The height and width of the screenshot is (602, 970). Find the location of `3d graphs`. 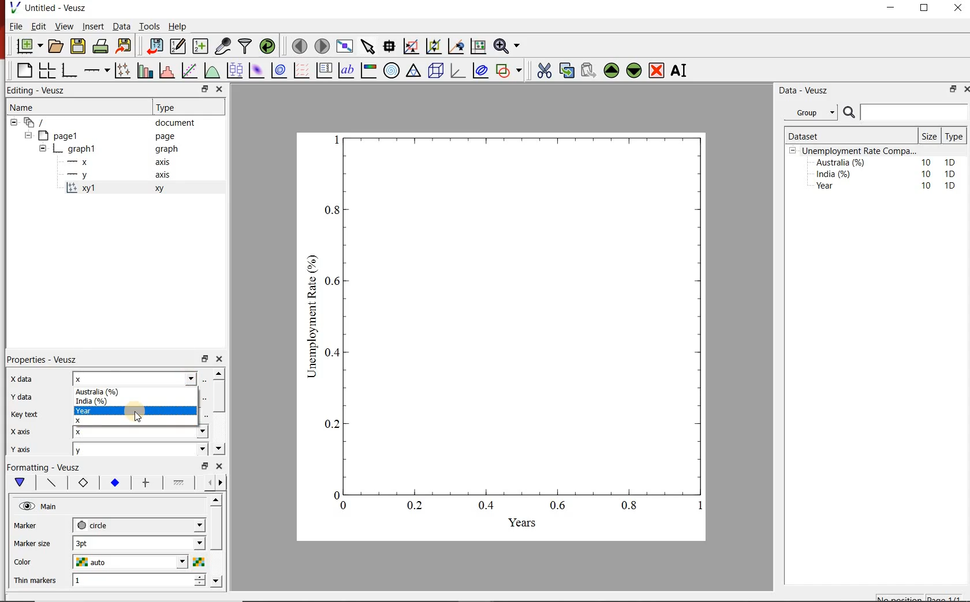

3d graphs is located at coordinates (457, 70).